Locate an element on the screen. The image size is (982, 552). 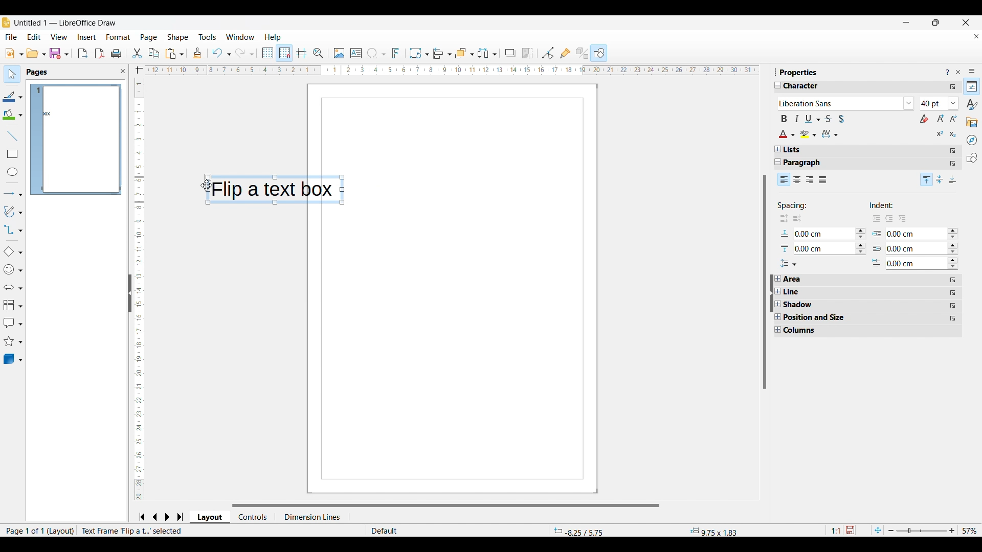
Column property is located at coordinates (804, 331).